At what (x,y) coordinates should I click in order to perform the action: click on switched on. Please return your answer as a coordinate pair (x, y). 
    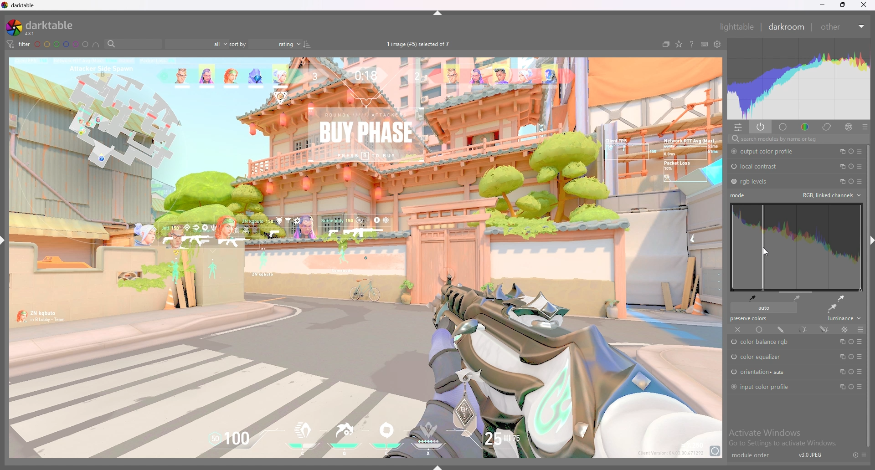
    Looking at the image, I should click on (733, 152).